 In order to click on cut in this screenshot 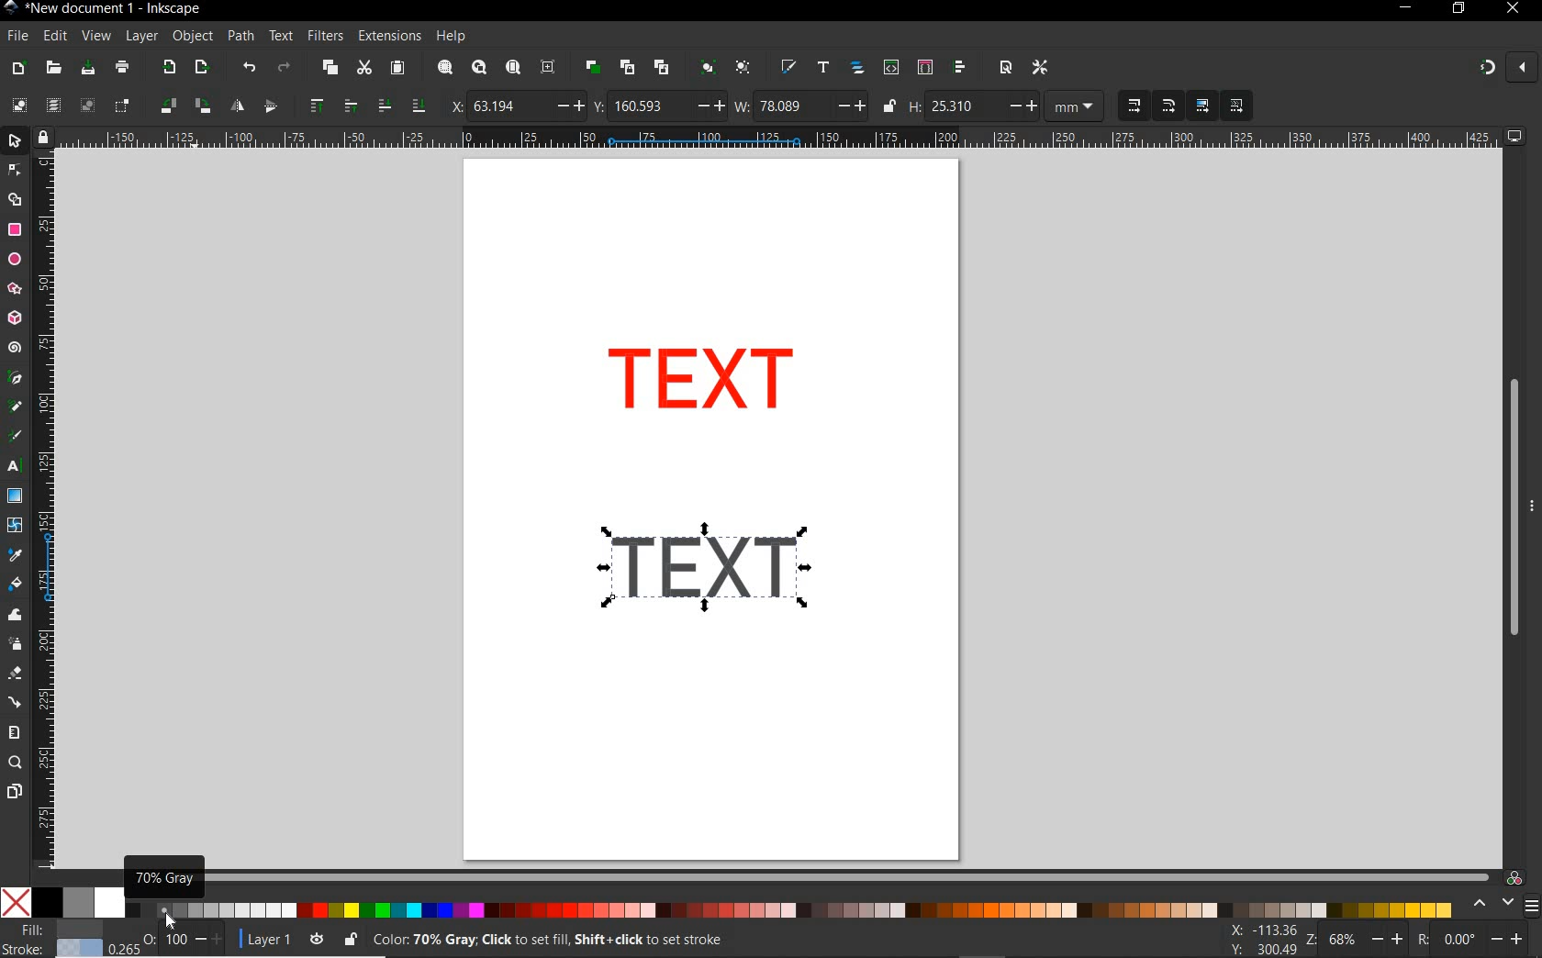, I will do `click(363, 69)`.